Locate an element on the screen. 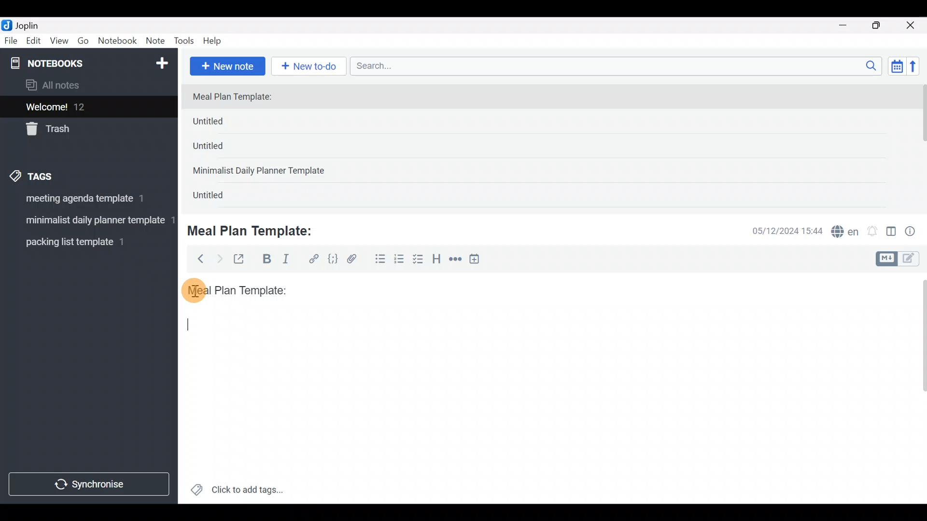  Note is located at coordinates (157, 41).